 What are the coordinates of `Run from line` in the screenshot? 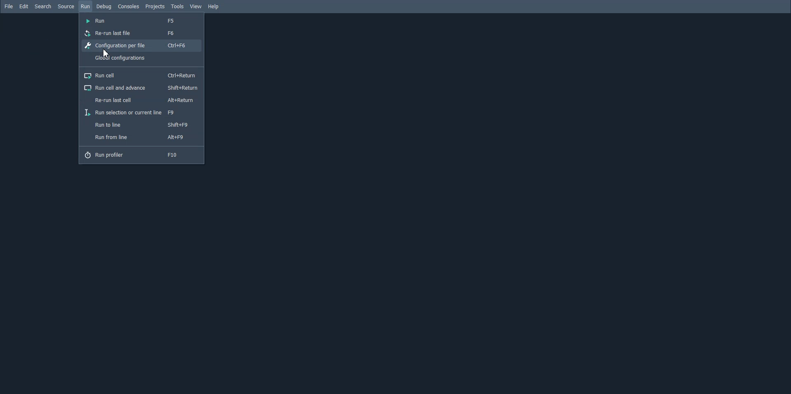 It's located at (143, 136).